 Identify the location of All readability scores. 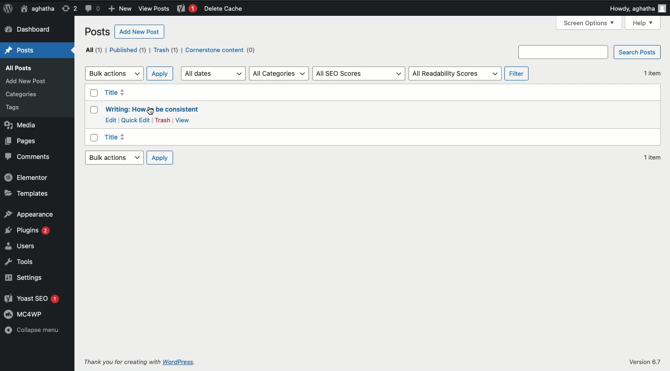
(455, 73).